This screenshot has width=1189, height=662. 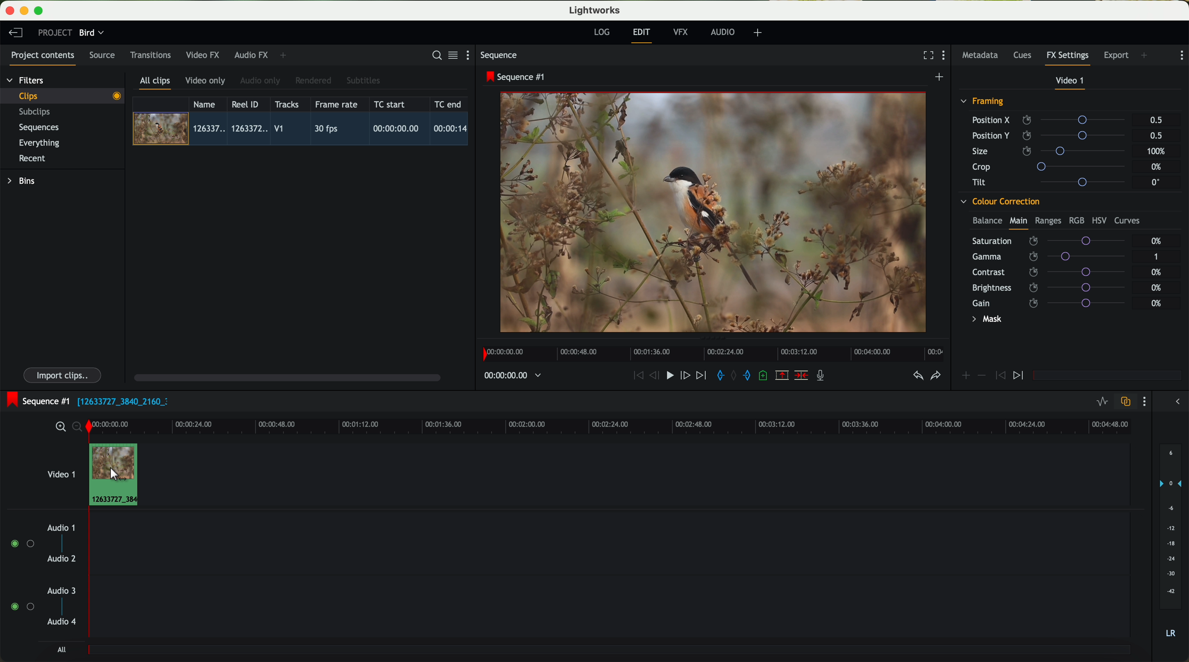 I want to click on video 1, so click(x=1071, y=83).